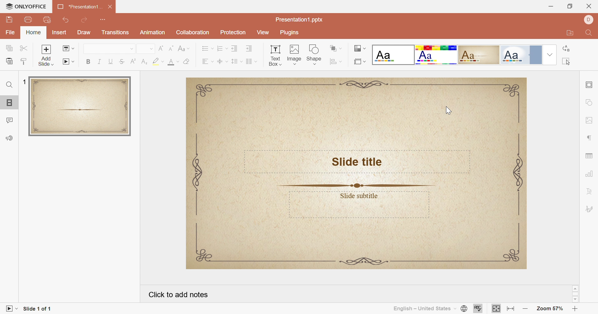  I want to click on Insert, so click(59, 32).